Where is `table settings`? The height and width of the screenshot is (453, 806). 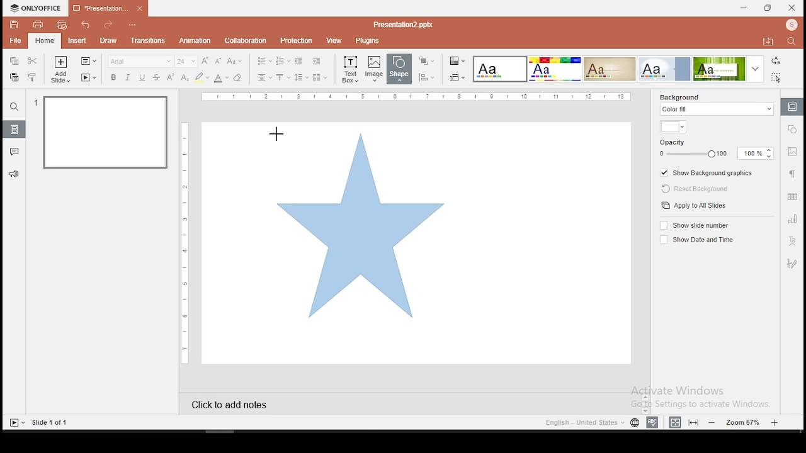
table settings is located at coordinates (792, 196).